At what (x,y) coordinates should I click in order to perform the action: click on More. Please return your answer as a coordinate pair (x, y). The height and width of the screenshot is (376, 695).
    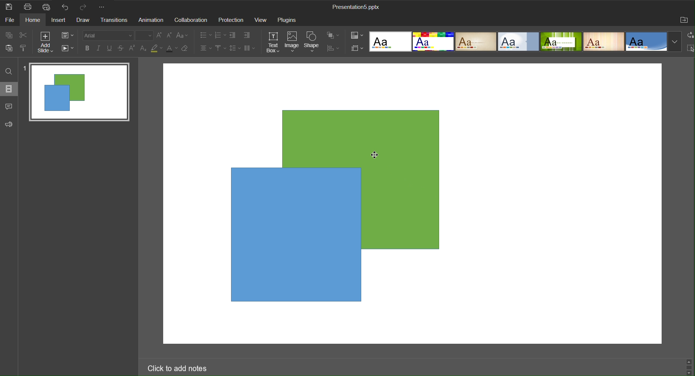
    Looking at the image, I should click on (104, 7).